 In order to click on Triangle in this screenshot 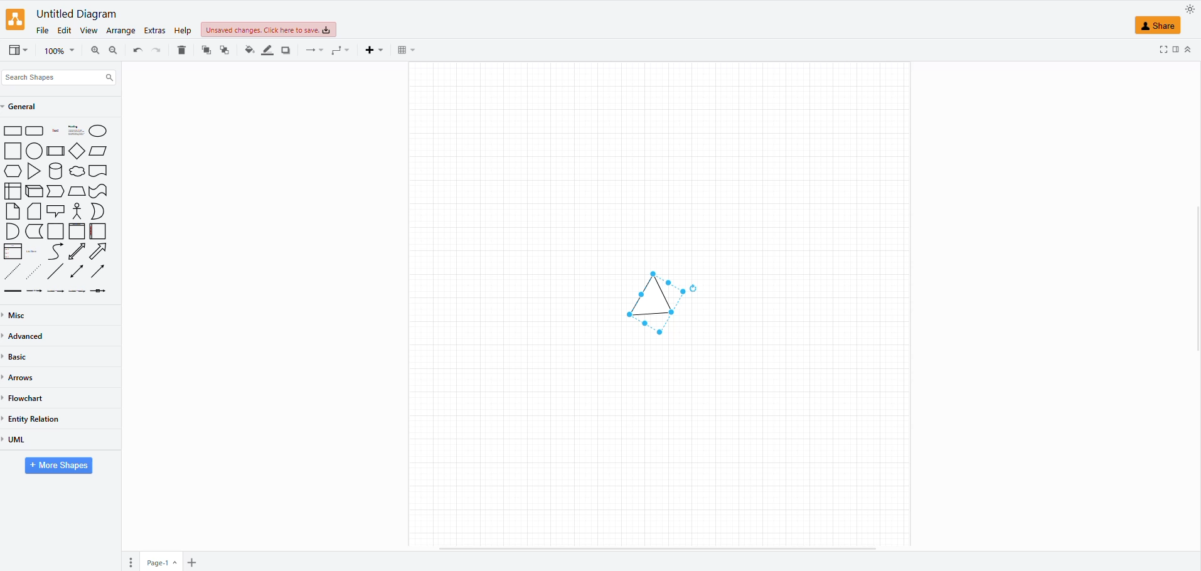, I will do `click(36, 171)`.